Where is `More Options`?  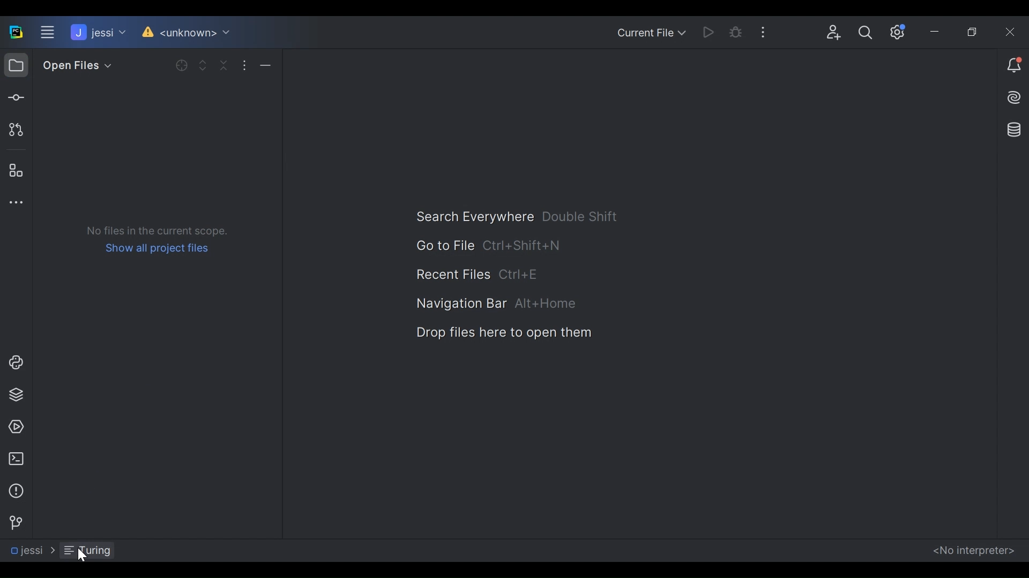 More Options is located at coordinates (766, 30).